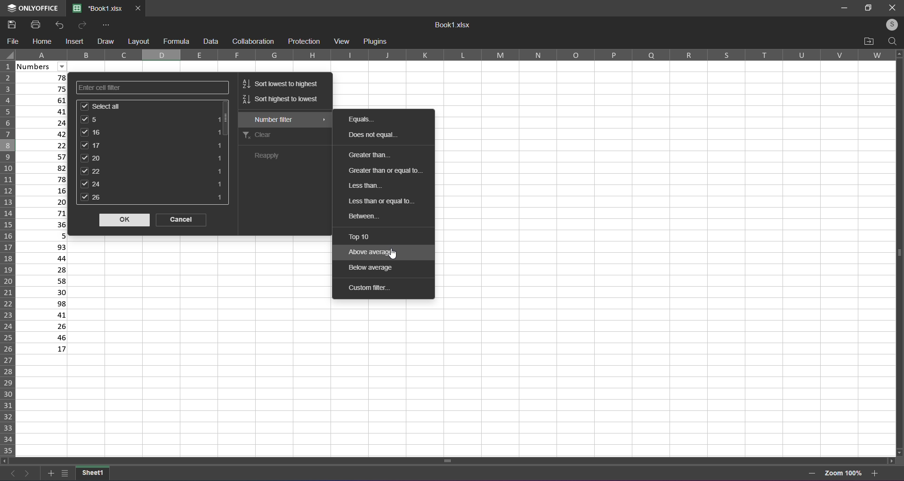 This screenshot has width=904, height=481. I want to click on Vertical scroll bar, so click(896, 252).